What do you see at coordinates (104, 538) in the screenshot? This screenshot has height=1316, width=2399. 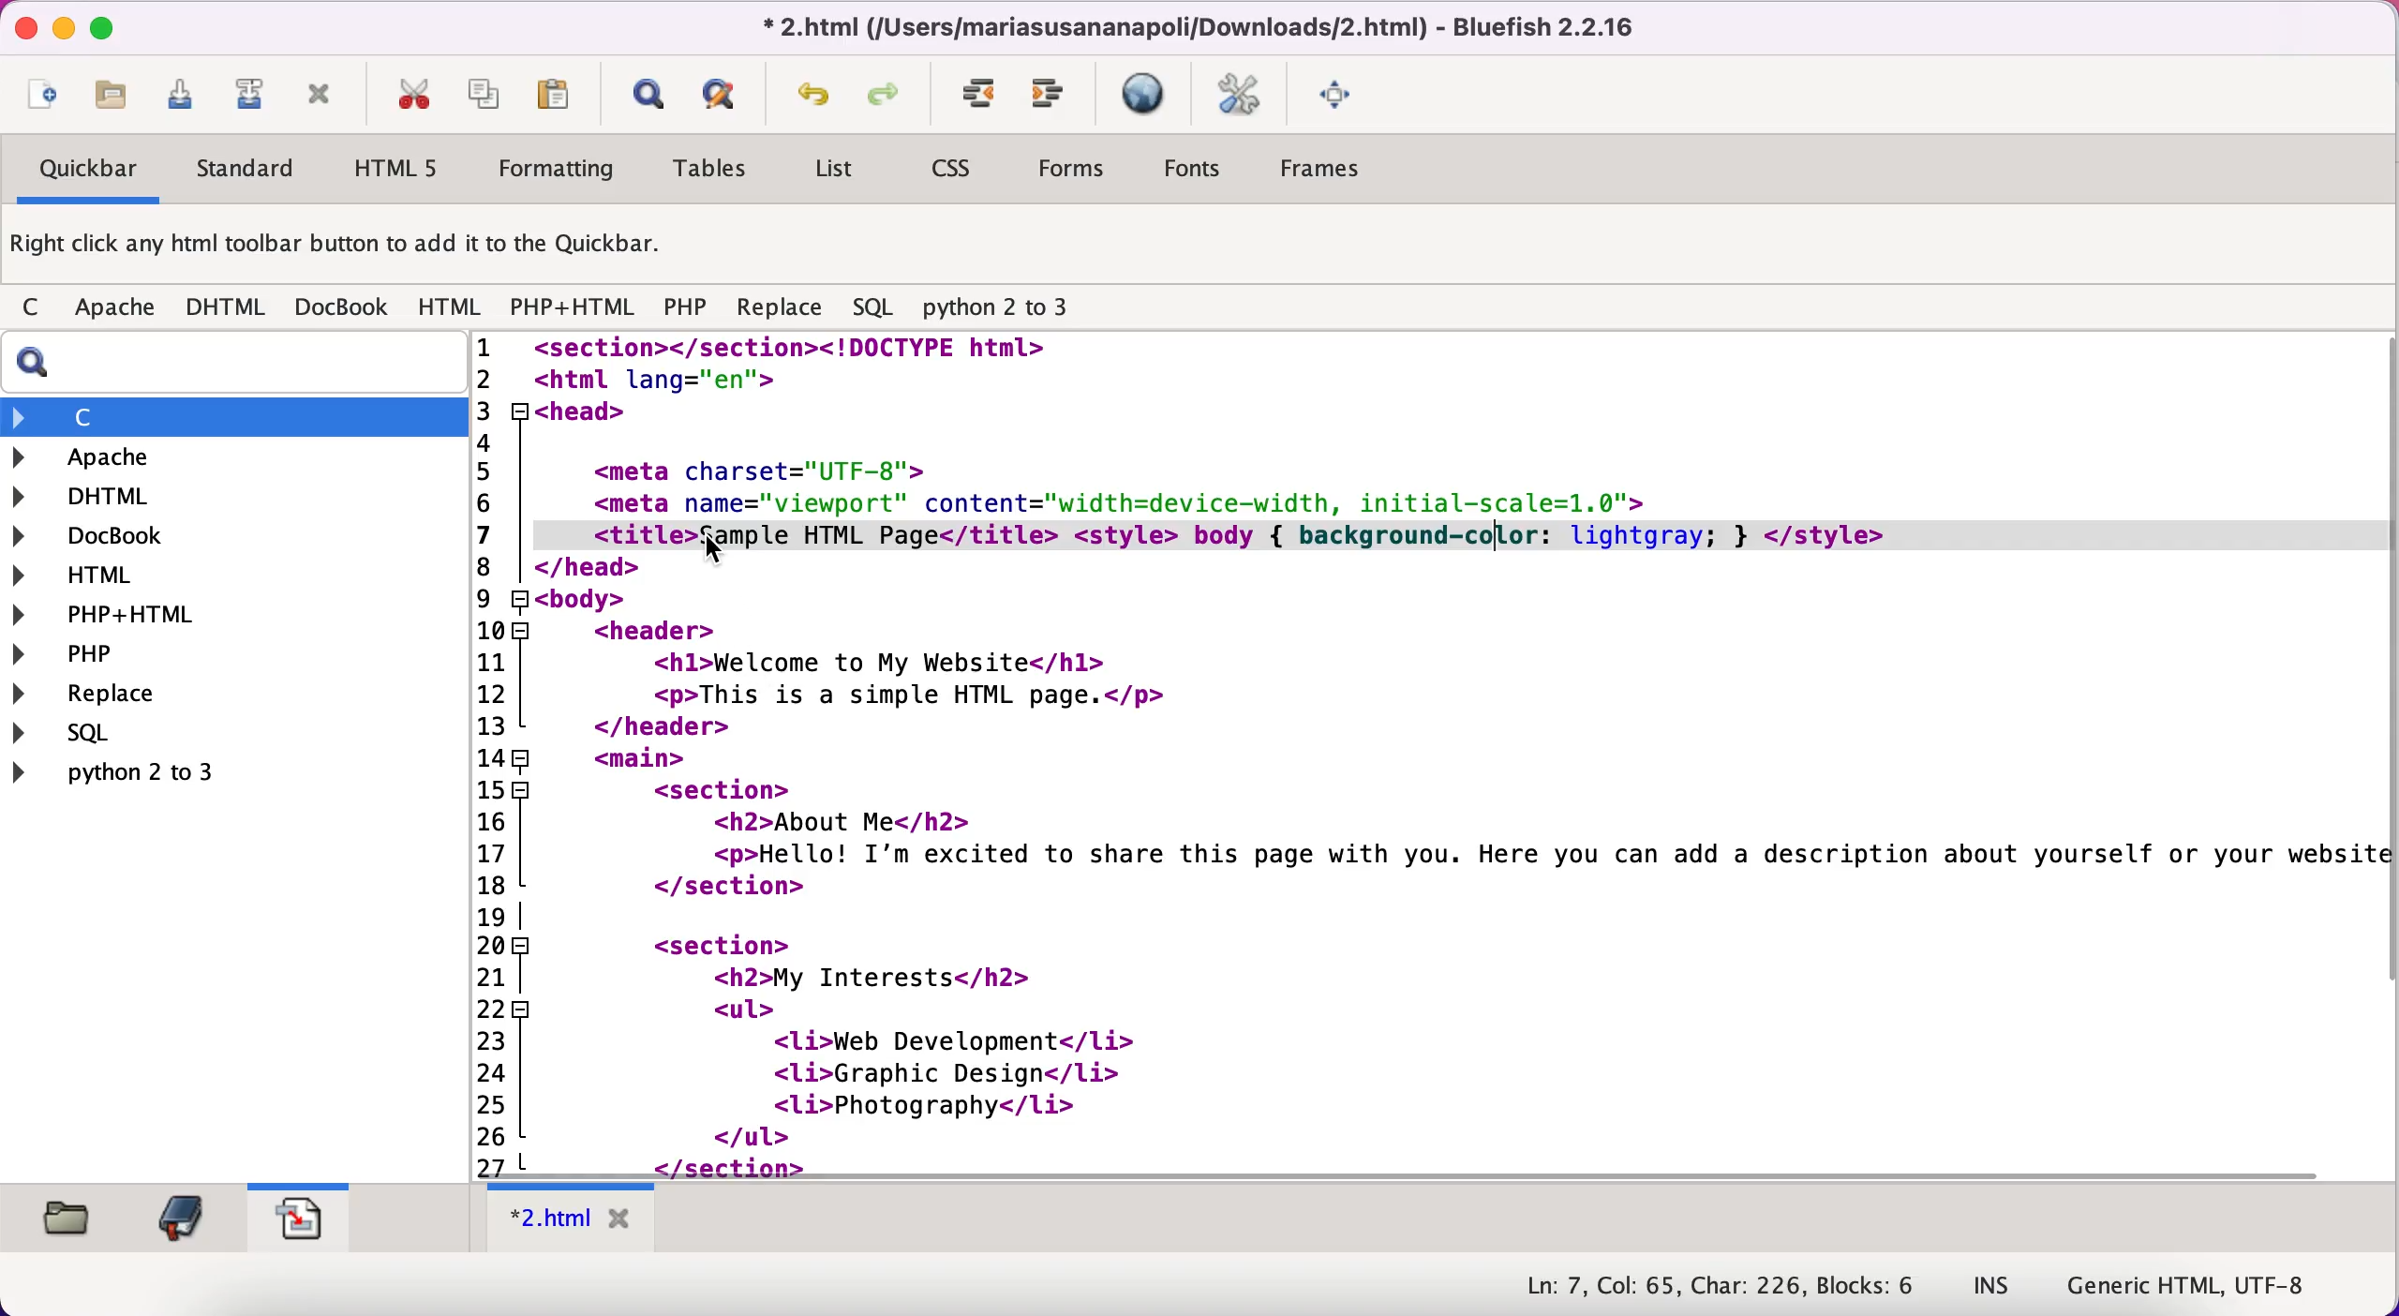 I see `docbook` at bounding box center [104, 538].